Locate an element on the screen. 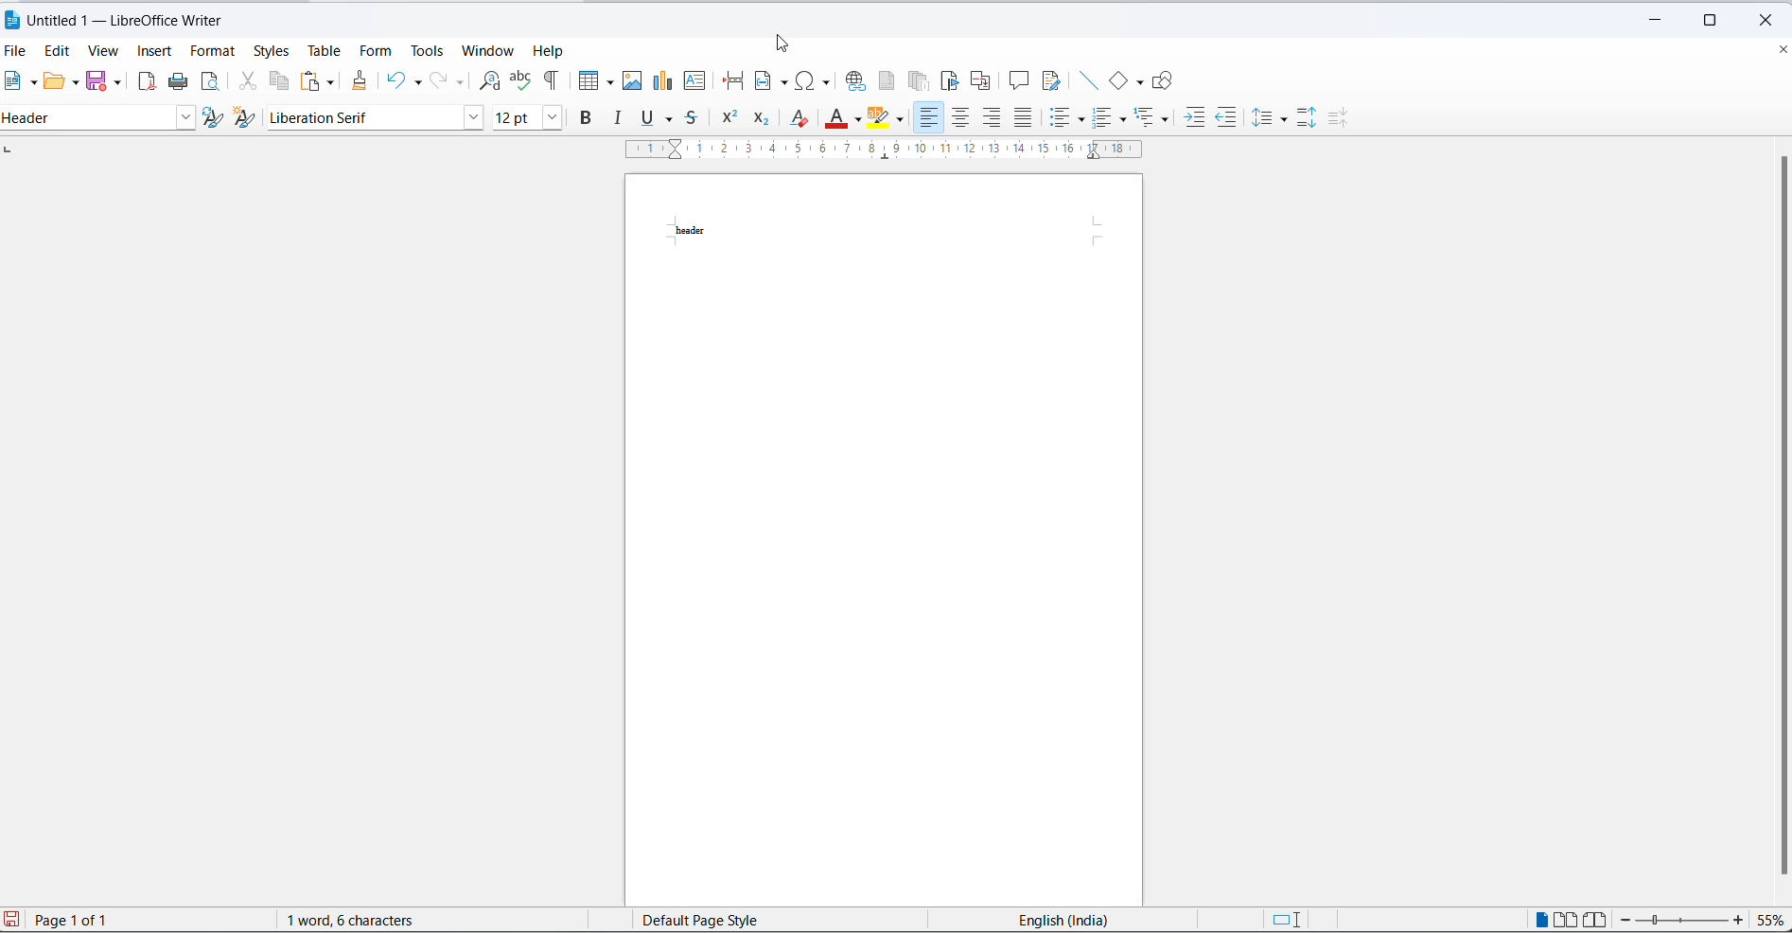 The width and height of the screenshot is (1792, 933). LibreOffice Icon is located at coordinates (11, 20).